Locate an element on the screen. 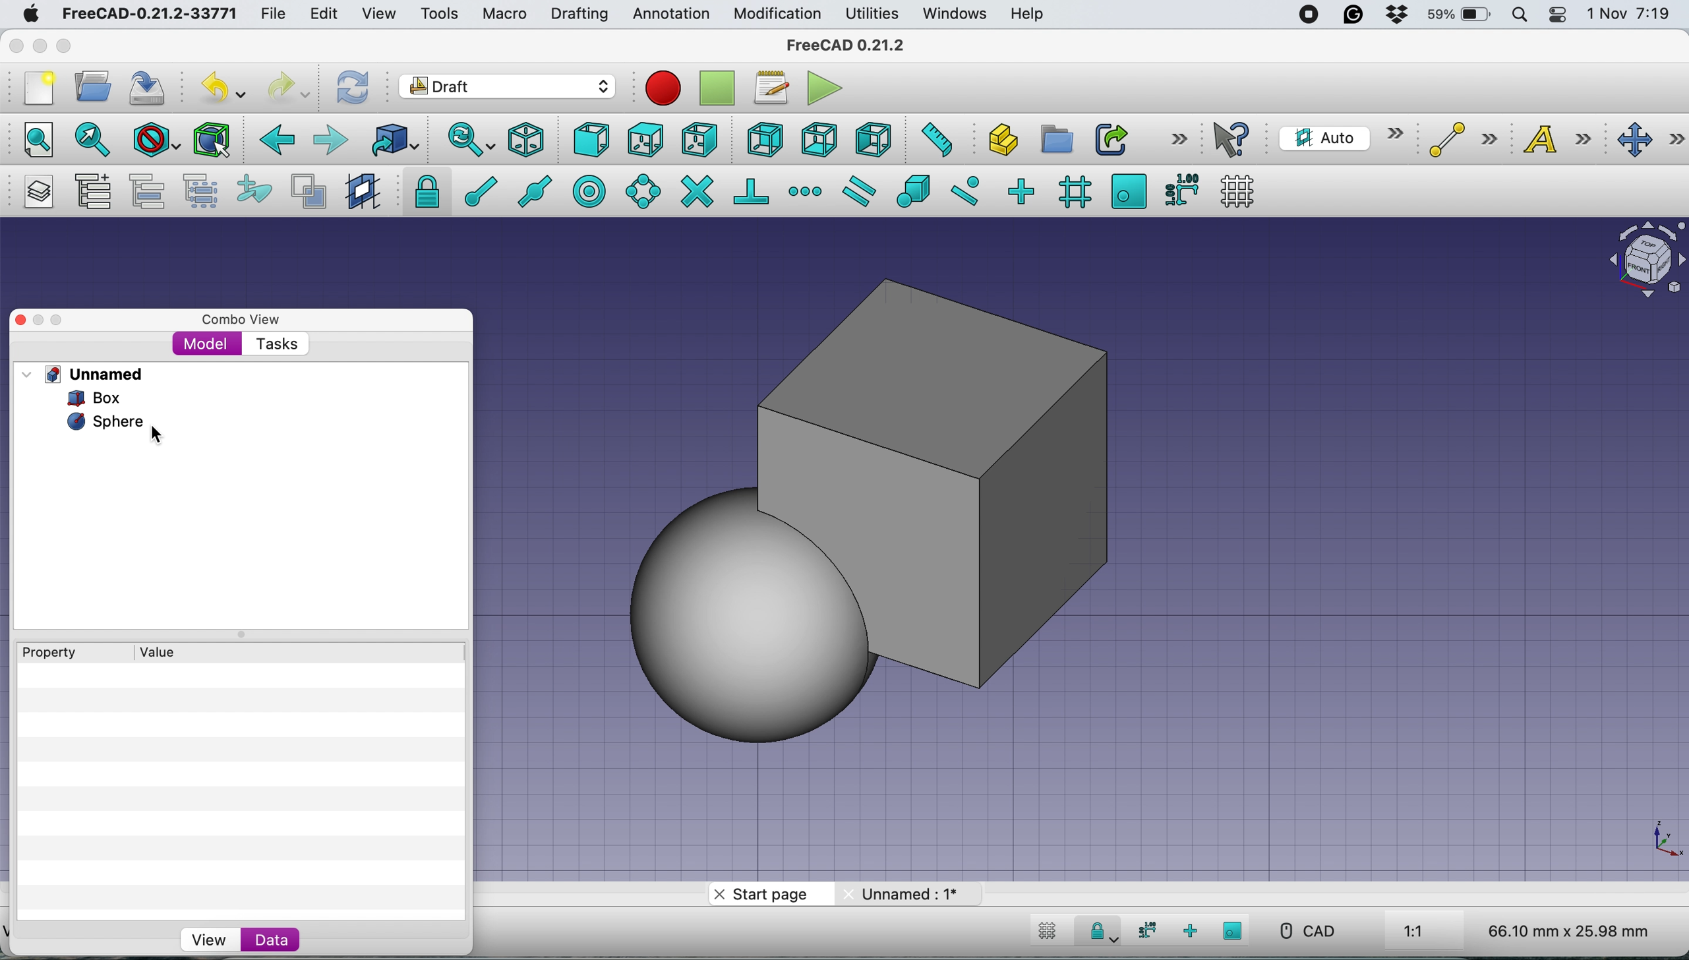 This screenshot has width=1689, height=960. close is located at coordinates (16, 42).